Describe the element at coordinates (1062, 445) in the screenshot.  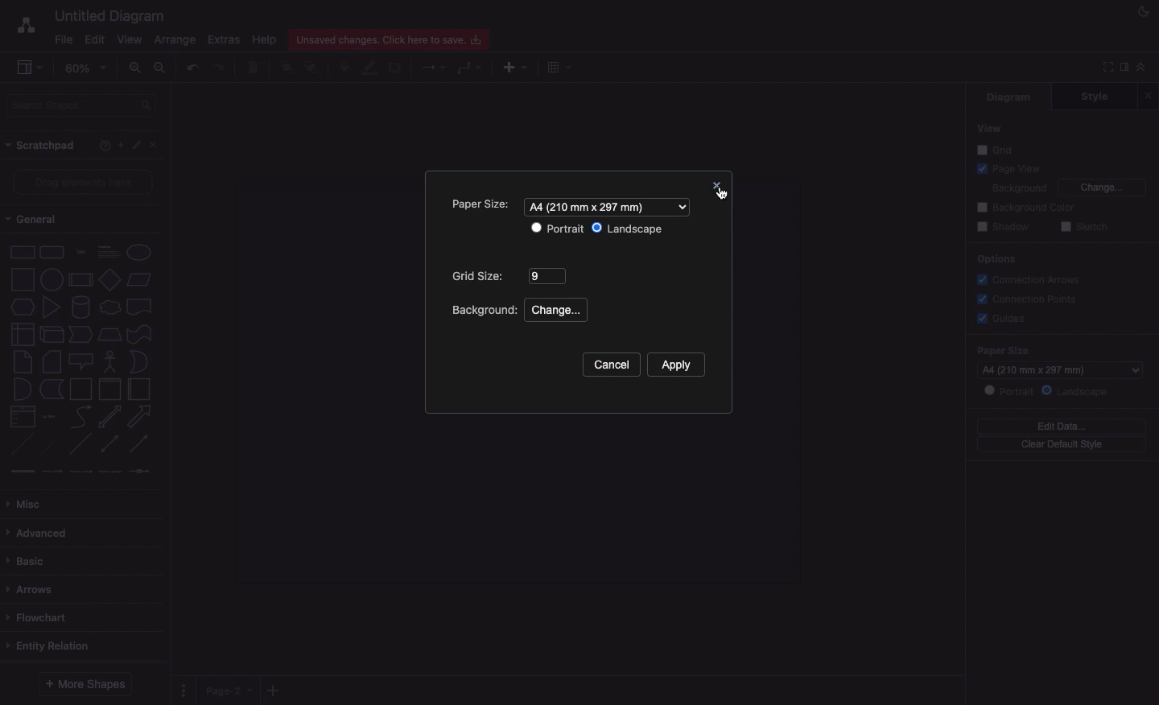
I see `Clear default style` at that location.